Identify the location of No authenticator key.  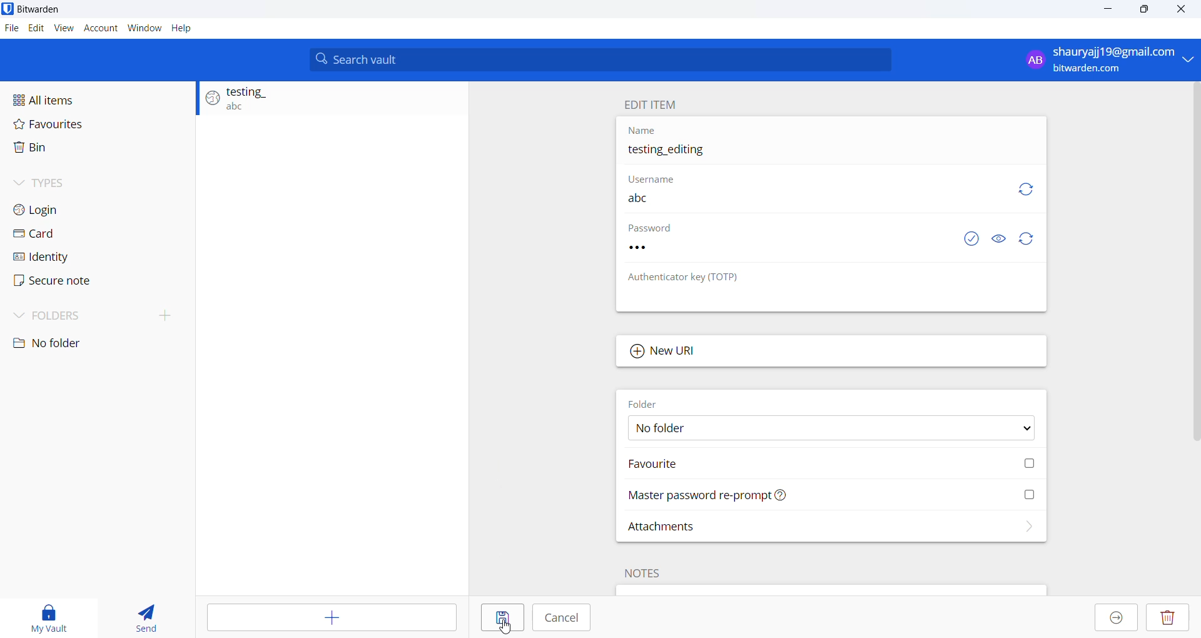
(761, 301).